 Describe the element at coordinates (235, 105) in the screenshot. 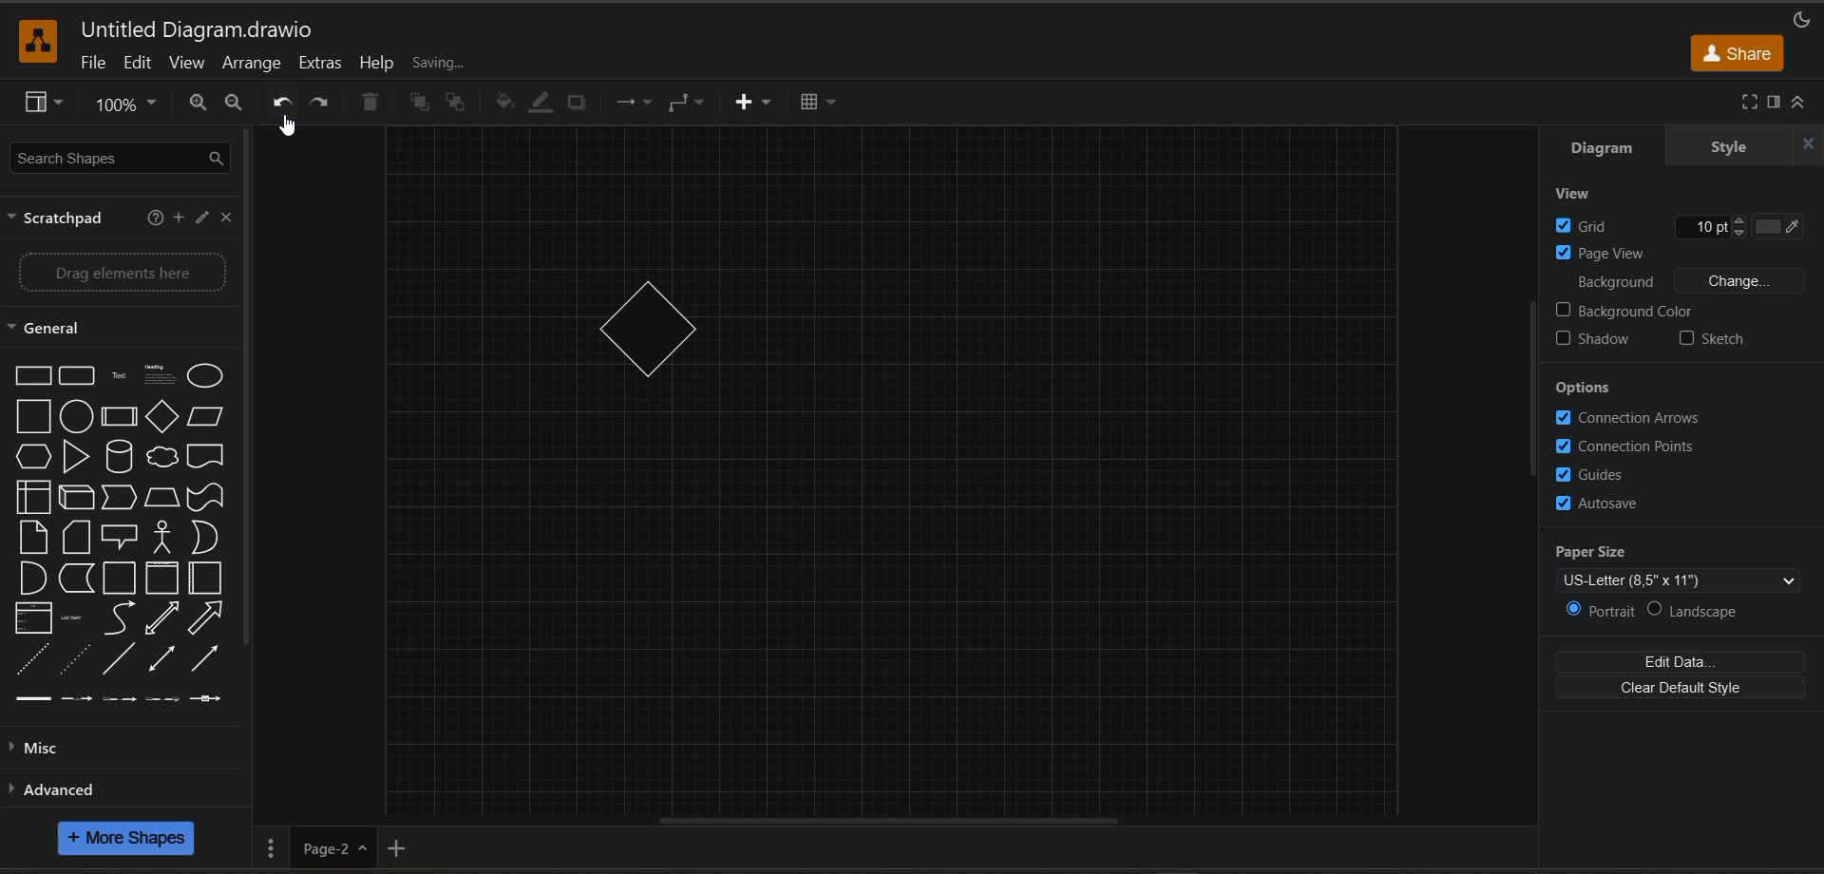

I see `zoom out` at that location.